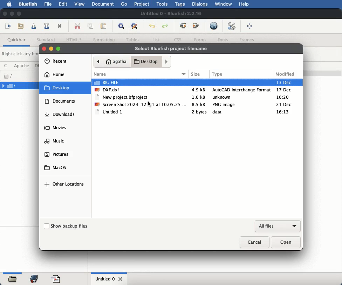  What do you see at coordinates (38, 65) in the screenshot?
I see `dhtml` at bounding box center [38, 65].